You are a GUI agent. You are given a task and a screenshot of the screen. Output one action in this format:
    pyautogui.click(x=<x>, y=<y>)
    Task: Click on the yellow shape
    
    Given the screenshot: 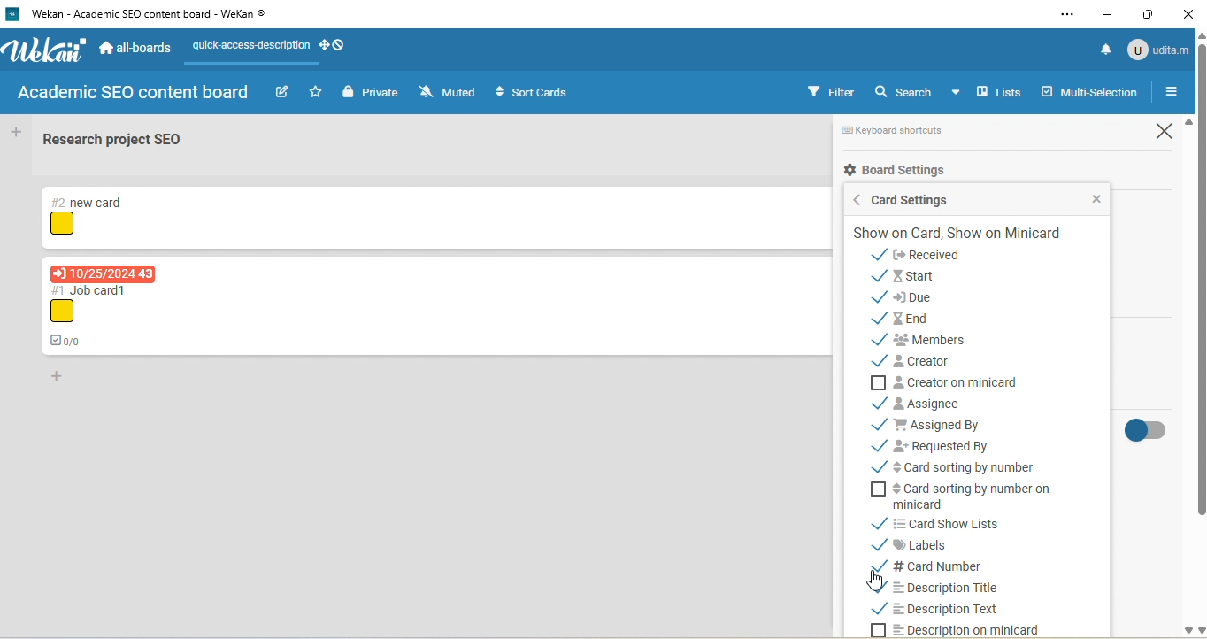 What is the action you would take?
    pyautogui.click(x=64, y=225)
    